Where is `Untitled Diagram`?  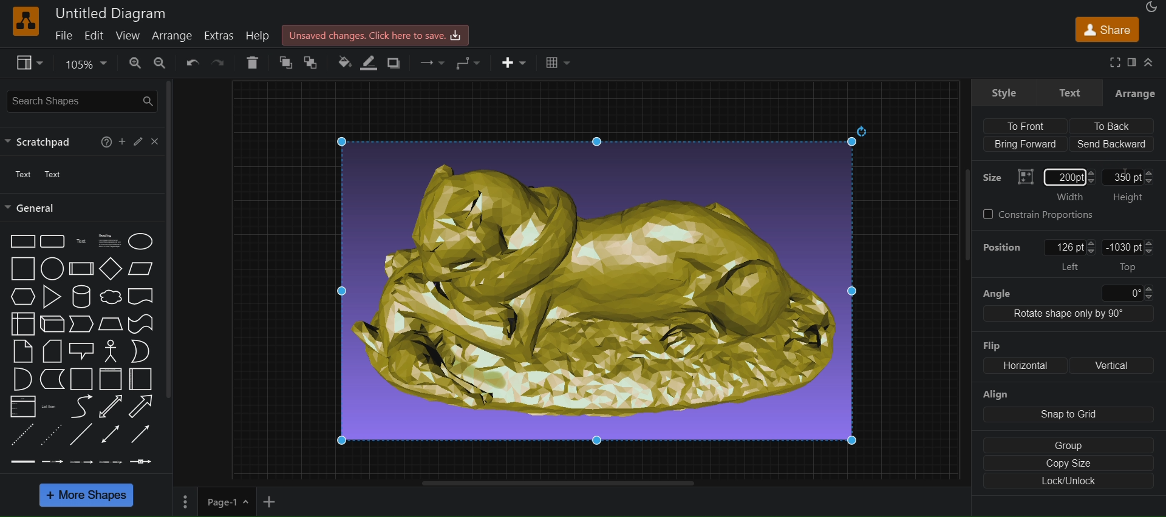
Untitled Diagram is located at coordinates (113, 14).